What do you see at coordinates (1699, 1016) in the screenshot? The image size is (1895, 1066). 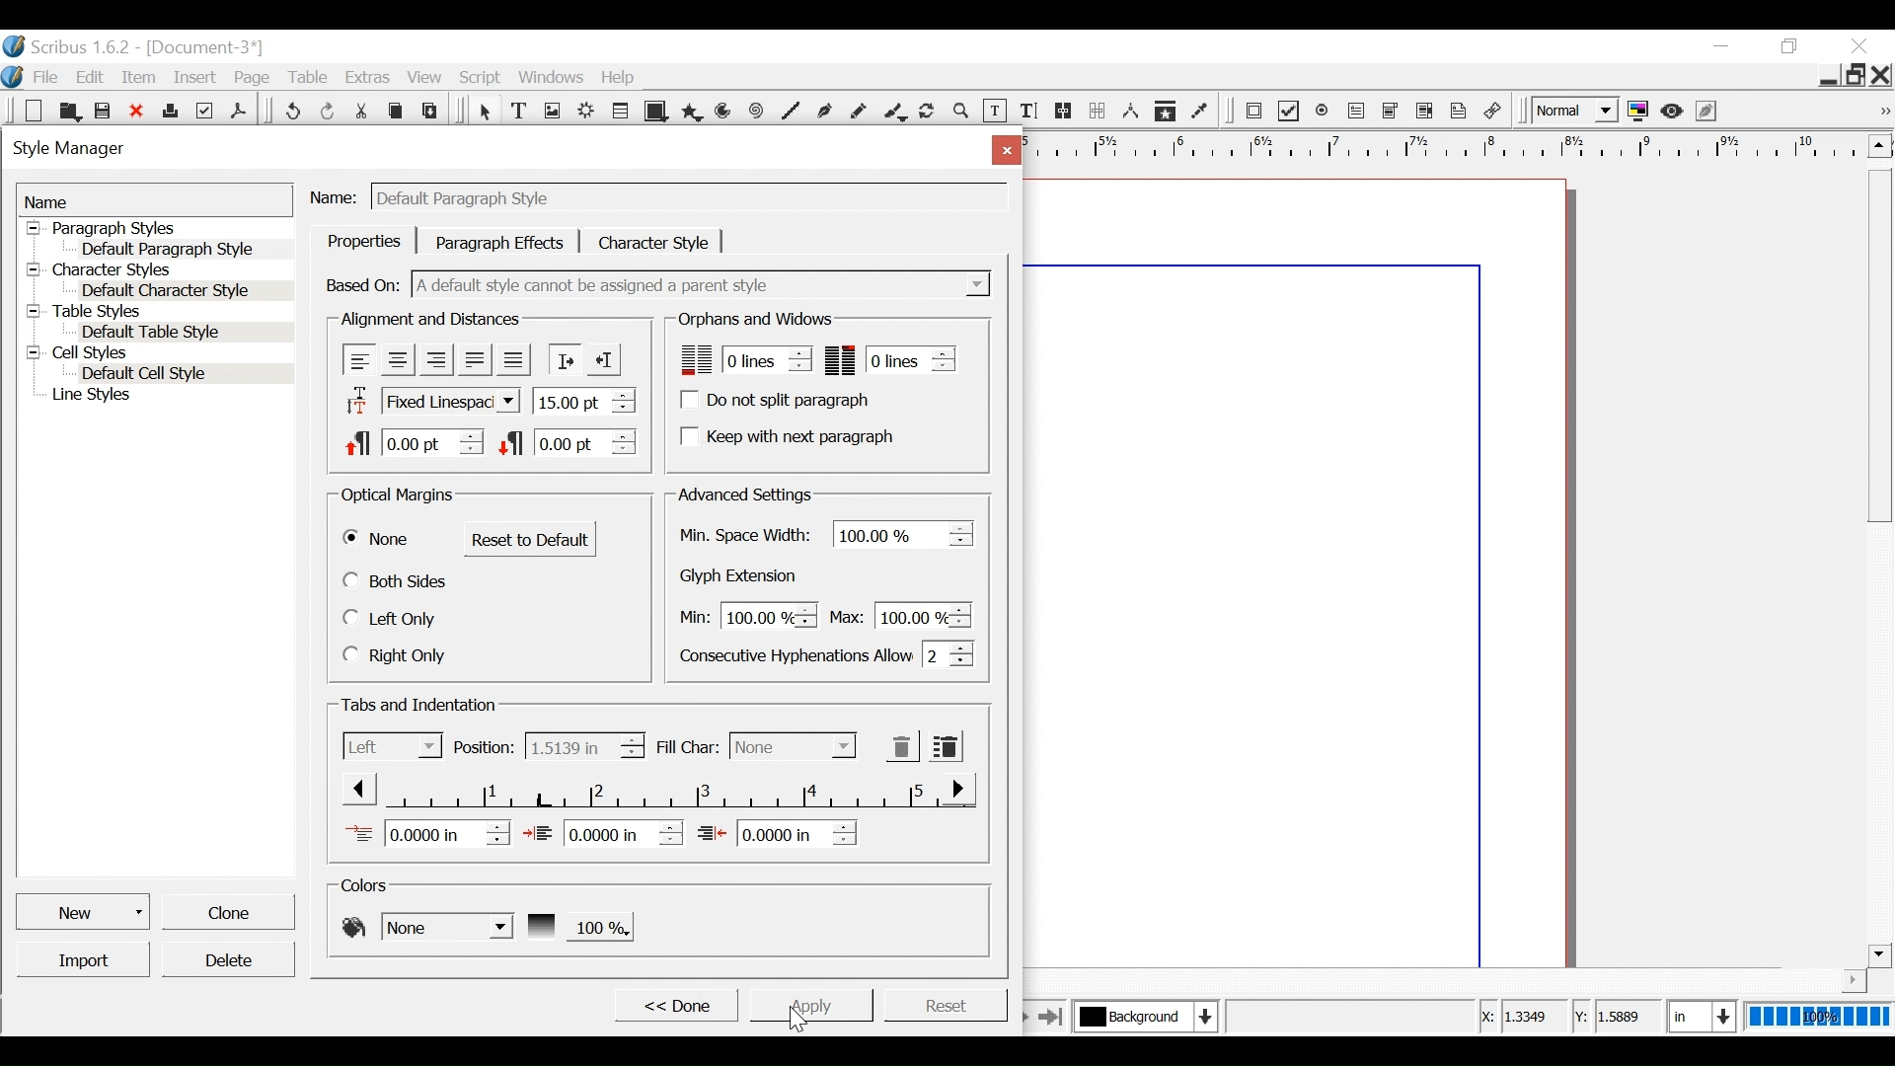 I see `Select the current unit` at bounding box center [1699, 1016].